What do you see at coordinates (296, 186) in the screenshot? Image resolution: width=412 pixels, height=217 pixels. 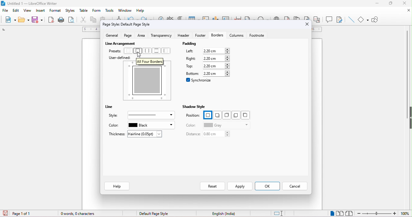 I see `cancel` at bounding box center [296, 186].